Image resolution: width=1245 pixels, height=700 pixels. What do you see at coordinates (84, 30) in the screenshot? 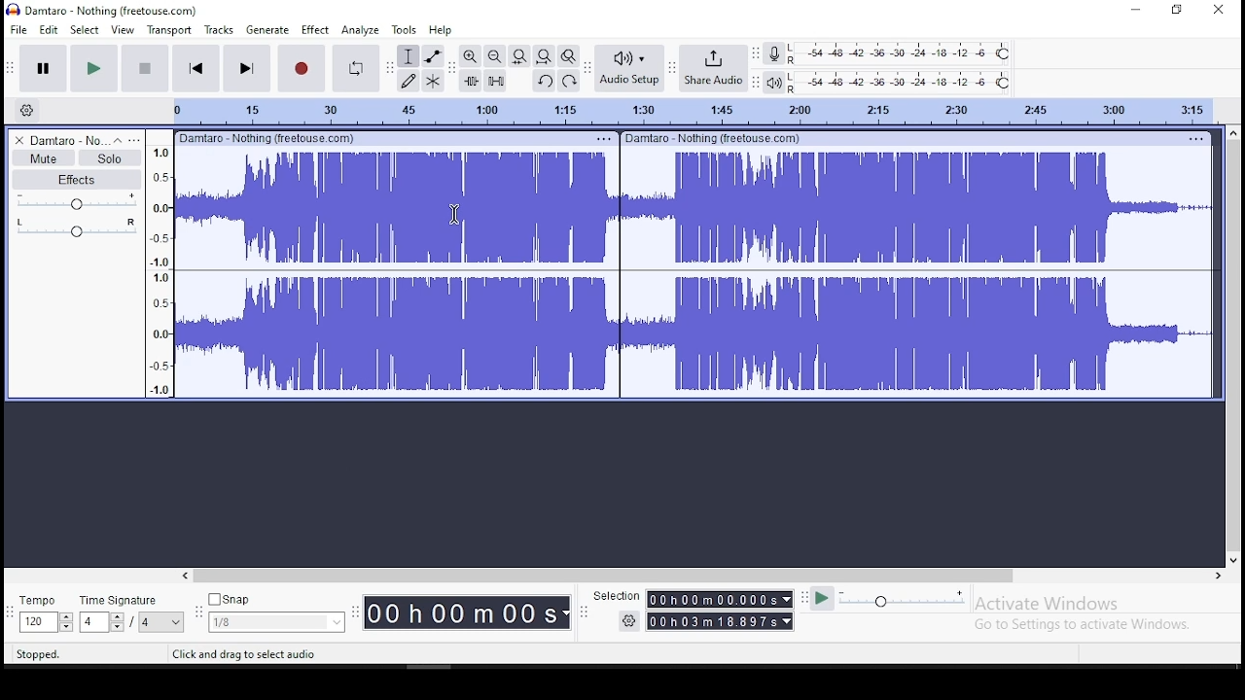
I see `select` at bounding box center [84, 30].